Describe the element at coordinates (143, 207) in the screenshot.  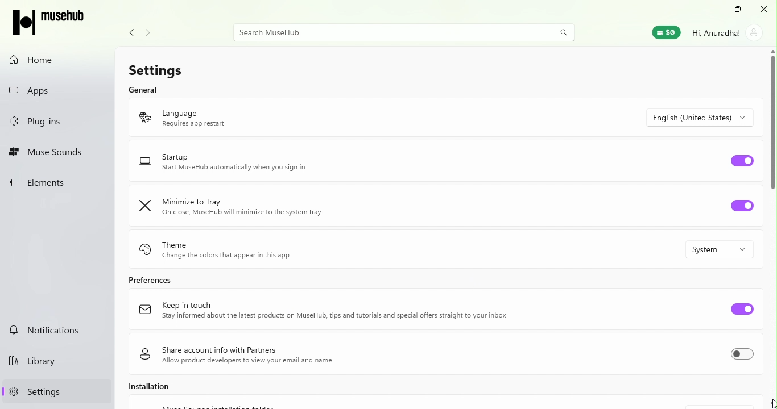
I see `logo` at that location.